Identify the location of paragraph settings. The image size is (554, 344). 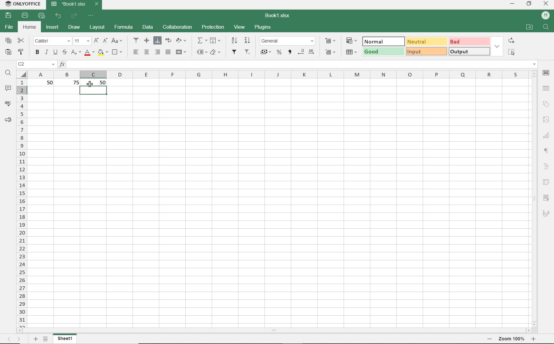
(547, 151).